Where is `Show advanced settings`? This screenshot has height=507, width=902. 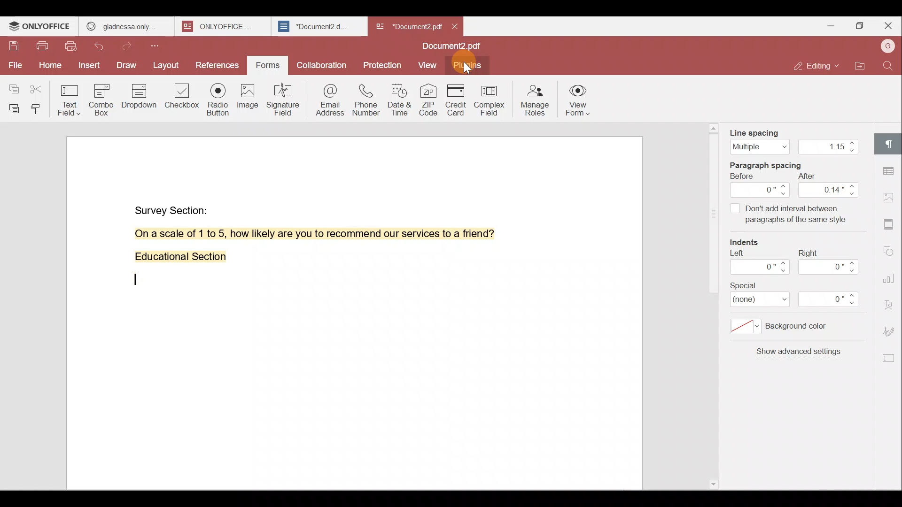
Show advanced settings is located at coordinates (797, 355).